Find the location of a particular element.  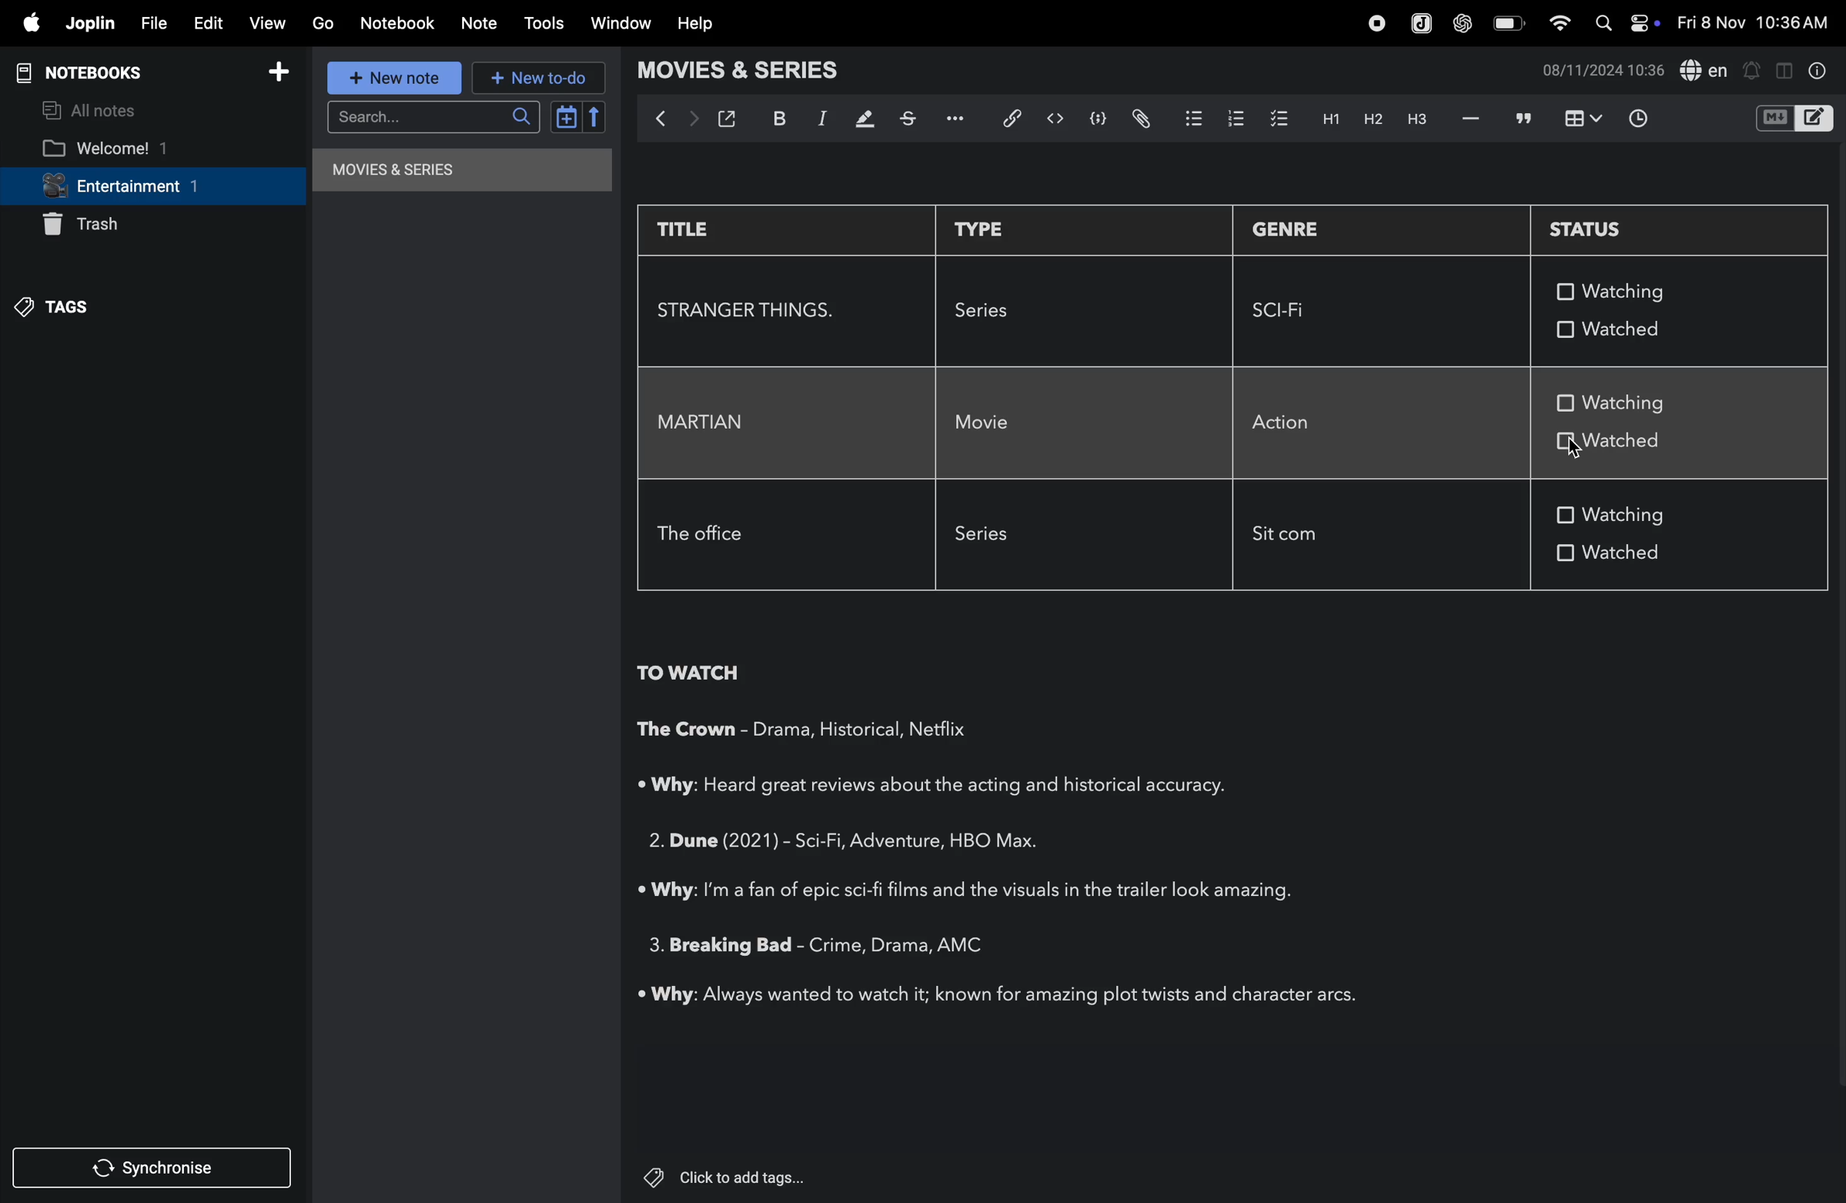

watched is located at coordinates (1635, 328).